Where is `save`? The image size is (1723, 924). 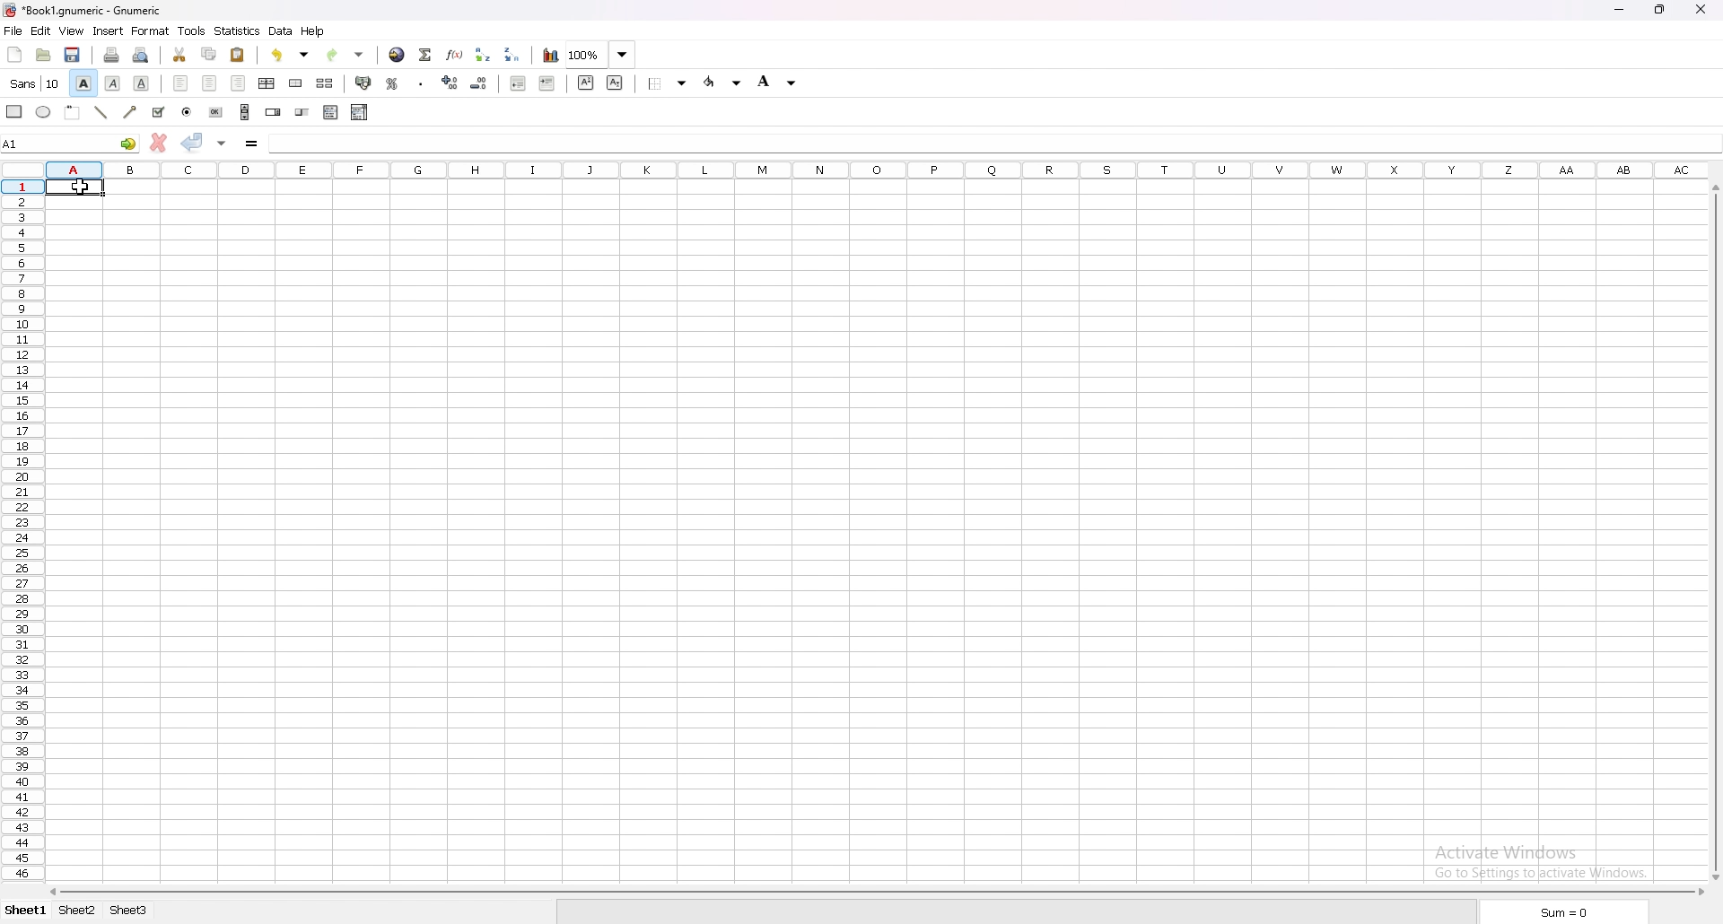
save is located at coordinates (73, 55).